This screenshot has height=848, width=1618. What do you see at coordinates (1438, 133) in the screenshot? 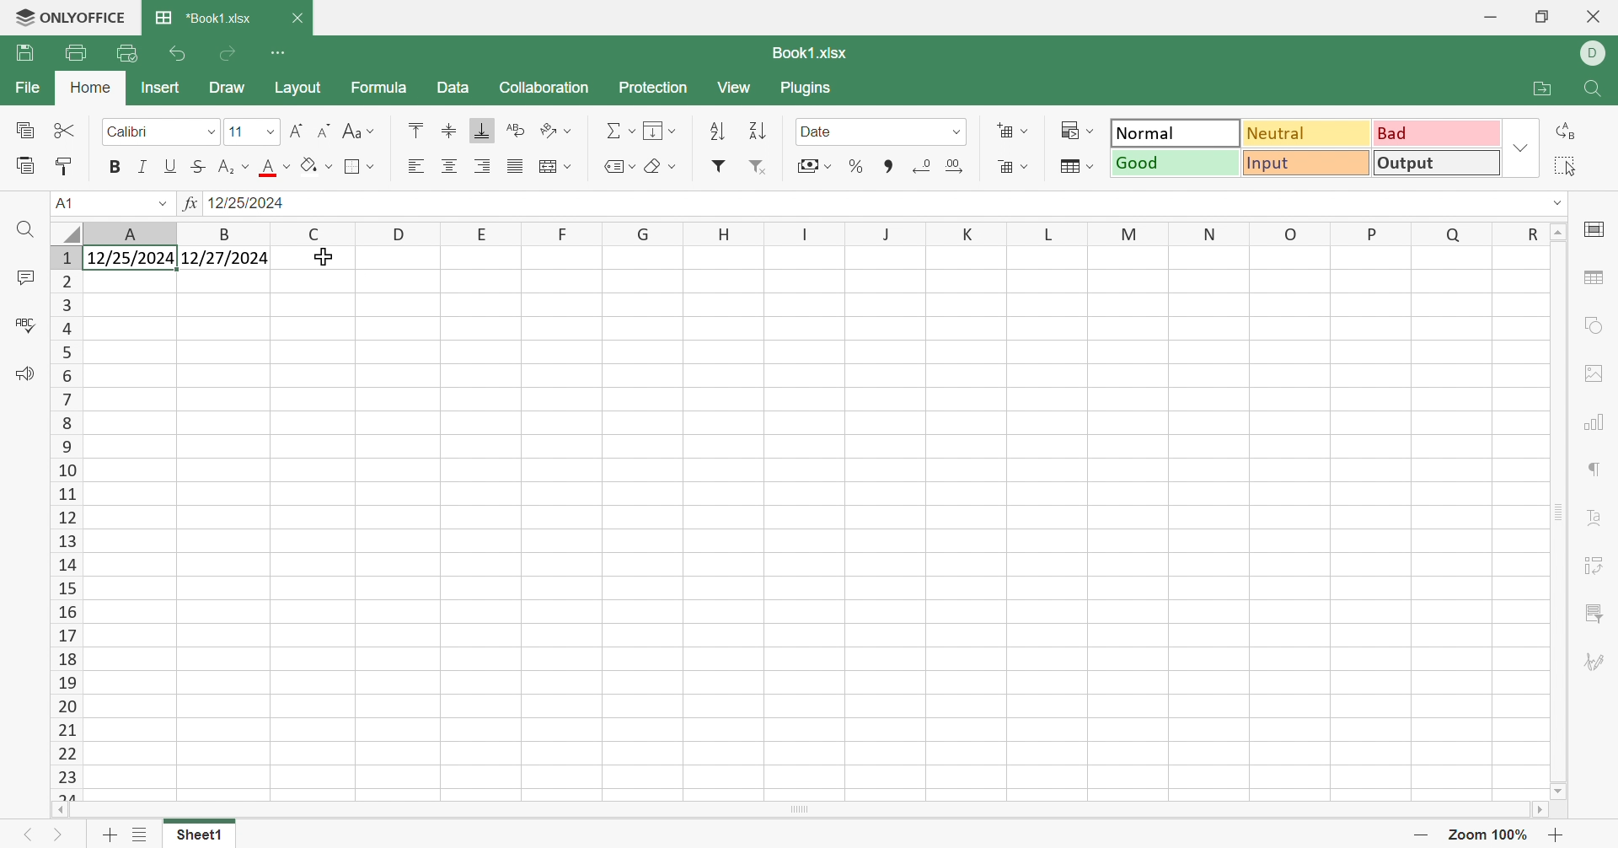
I see `Bad` at bounding box center [1438, 133].